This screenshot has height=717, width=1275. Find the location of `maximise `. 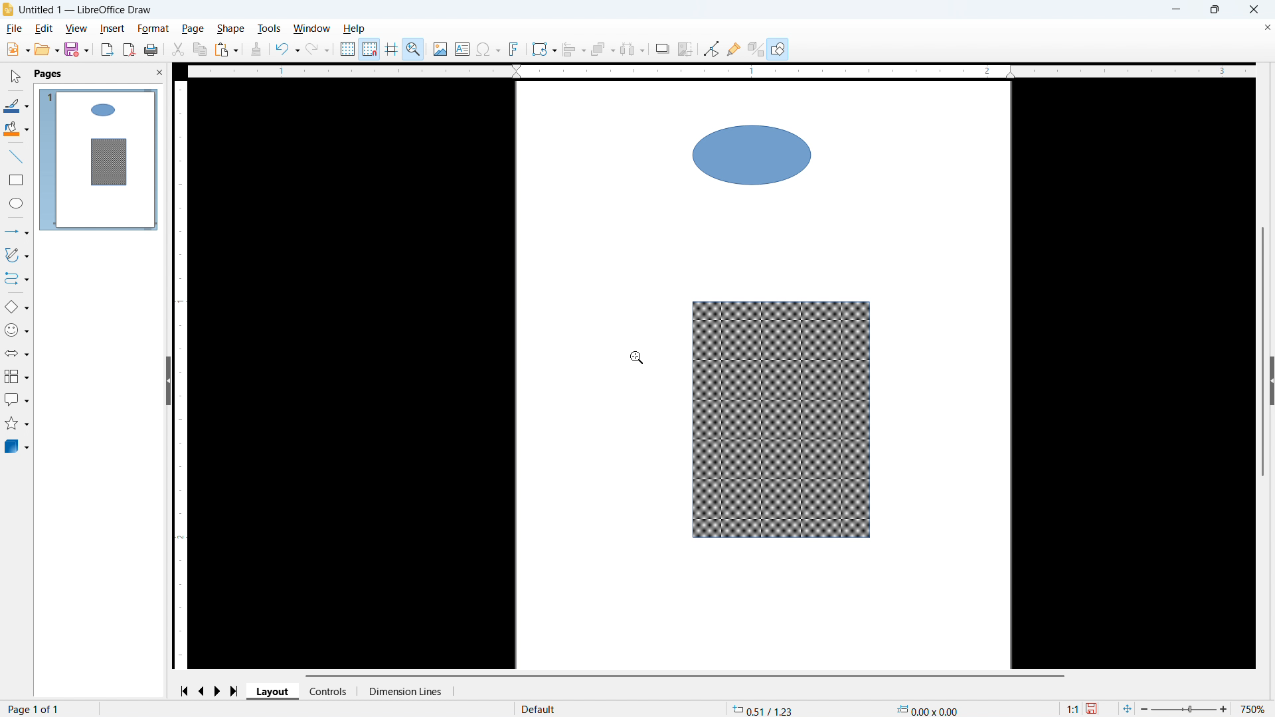

maximise  is located at coordinates (1214, 10).